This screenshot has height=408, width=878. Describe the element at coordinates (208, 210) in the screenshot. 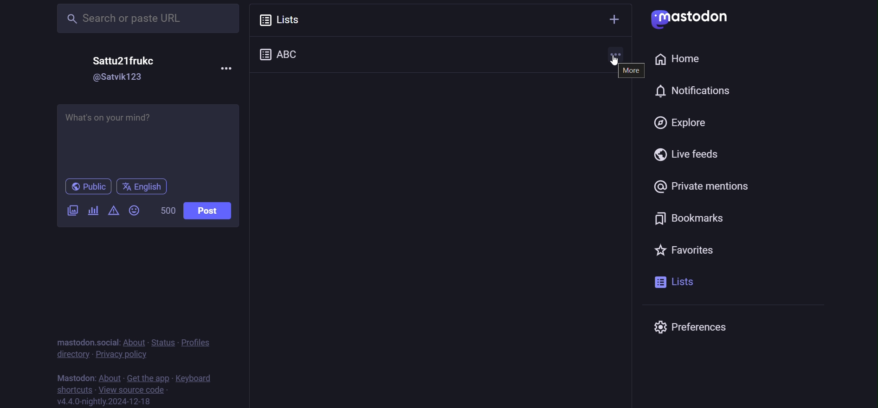

I see `post` at that location.